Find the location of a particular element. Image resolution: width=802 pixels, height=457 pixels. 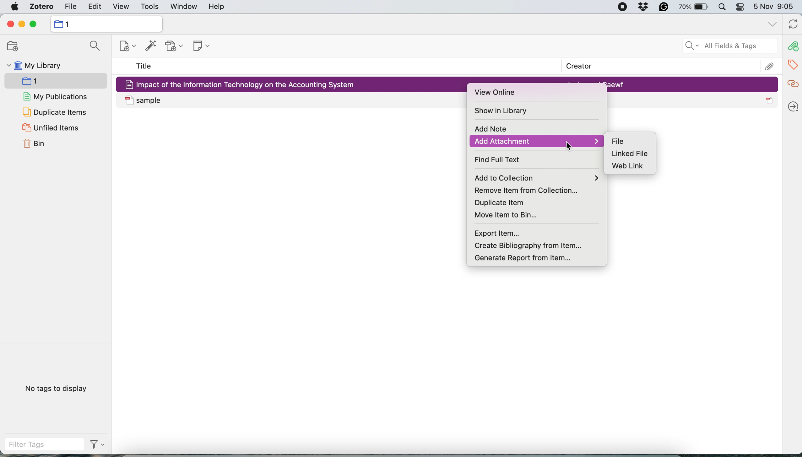

system logo is located at coordinates (15, 7).